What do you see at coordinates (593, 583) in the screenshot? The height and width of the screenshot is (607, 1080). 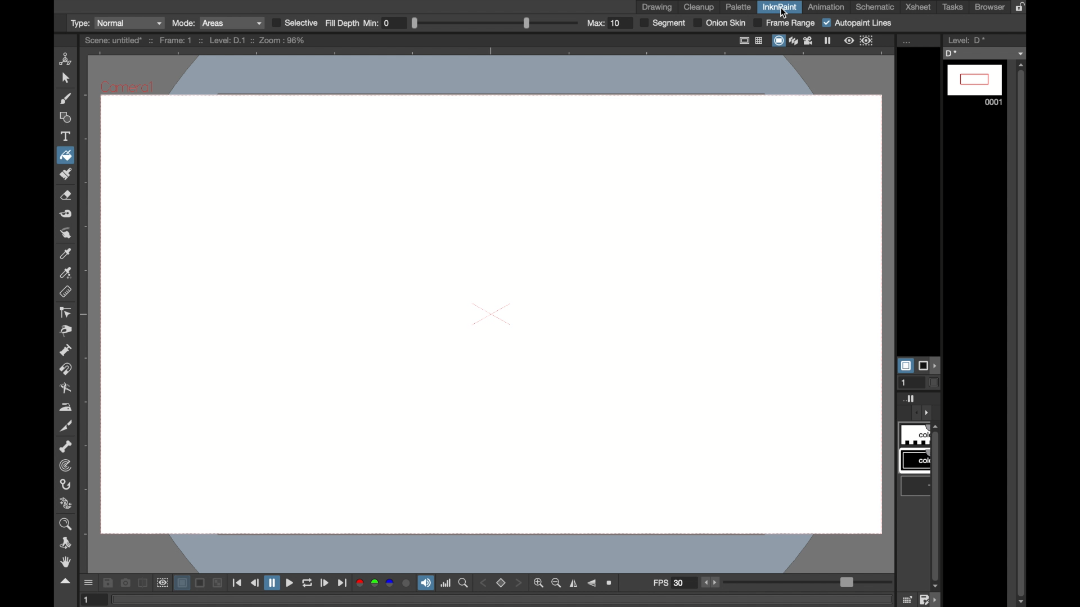 I see `flip vertically` at bounding box center [593, 583].